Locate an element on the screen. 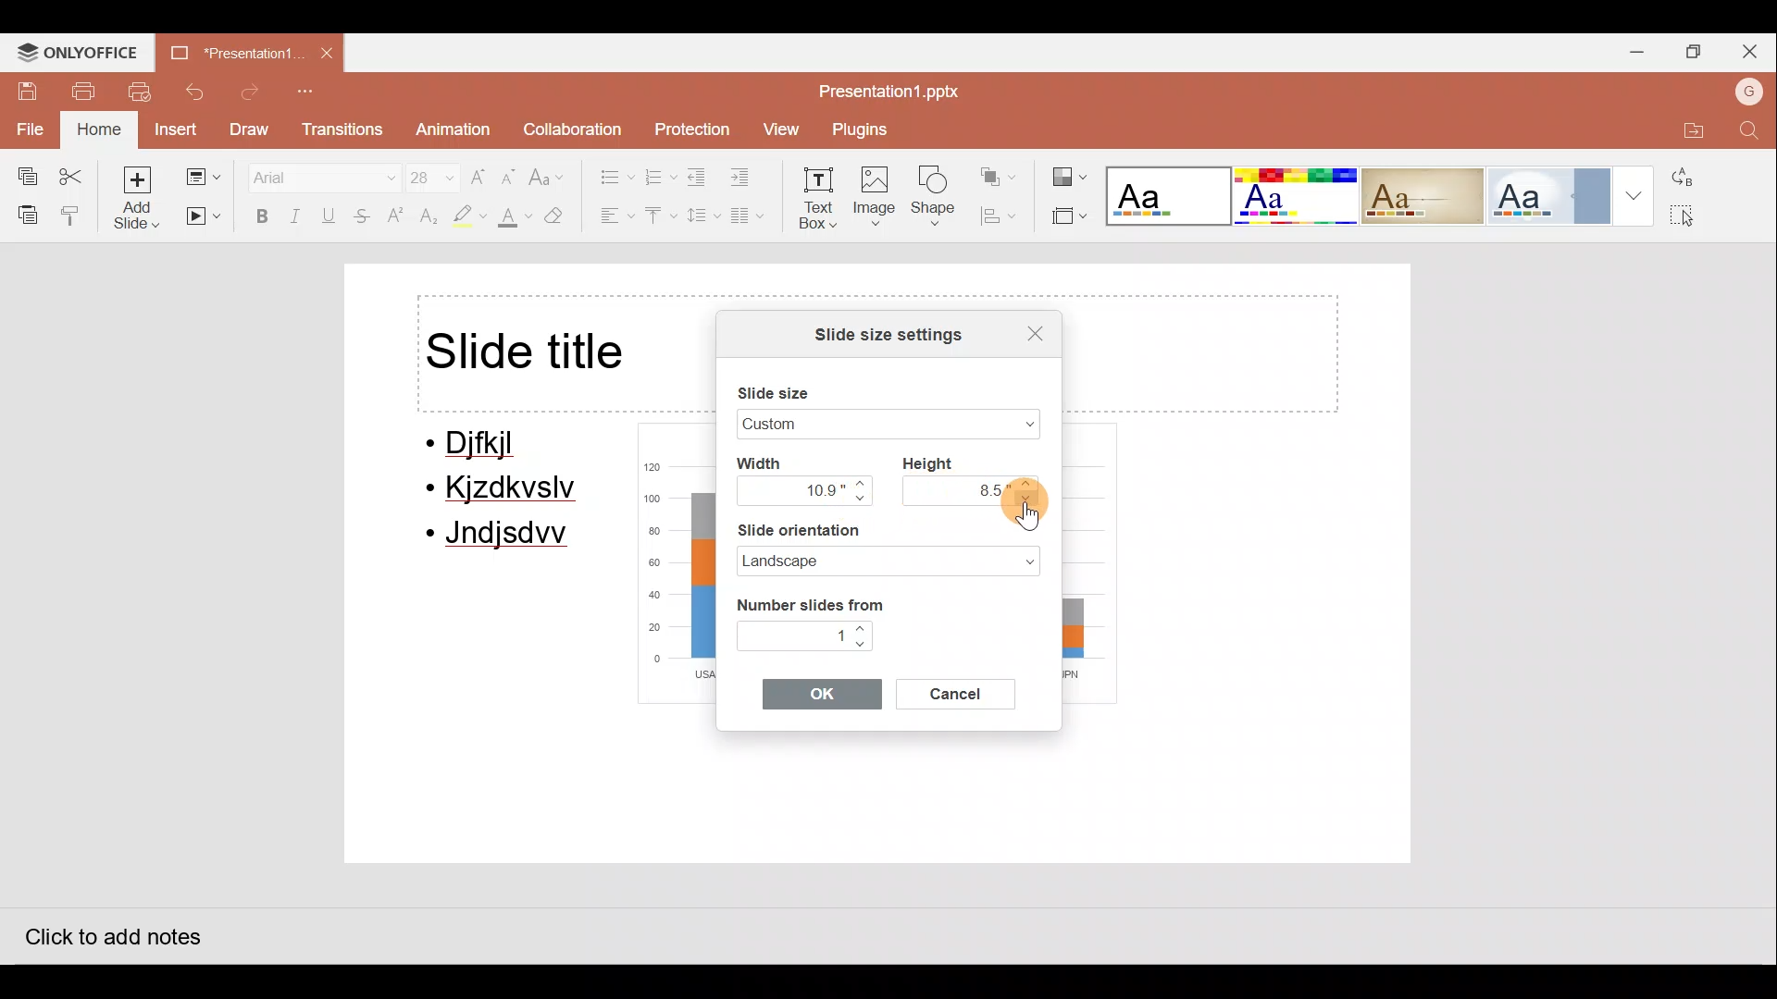 Image resolution: width=1777 pixels, height=999 pixels. 10.9 is located at coordinates (792, 489).